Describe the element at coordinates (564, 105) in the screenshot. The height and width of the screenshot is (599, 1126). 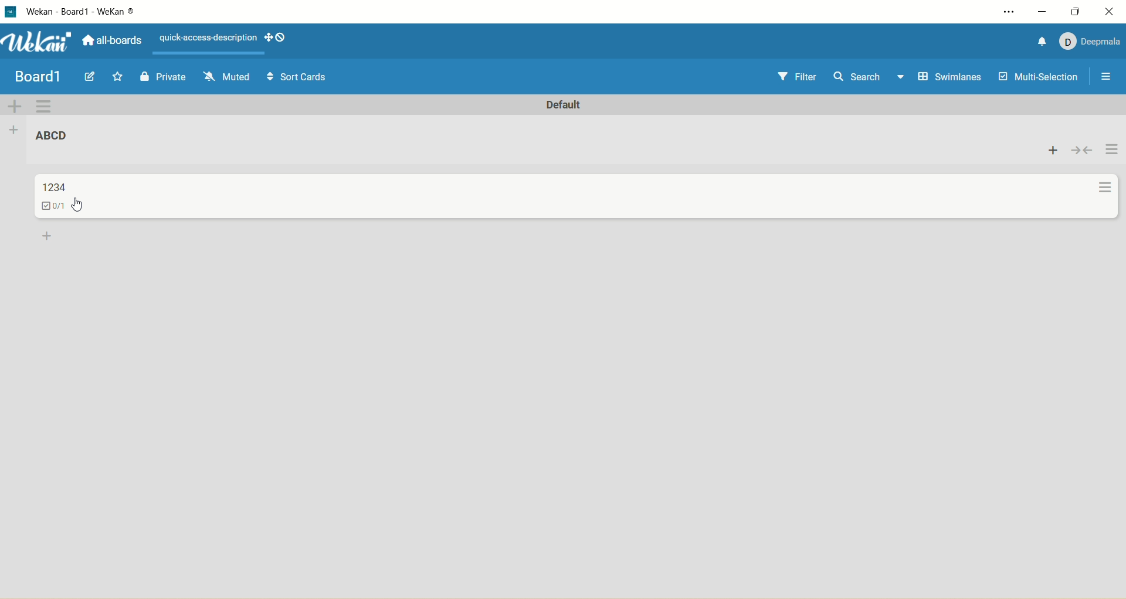
I see `default` at that location.